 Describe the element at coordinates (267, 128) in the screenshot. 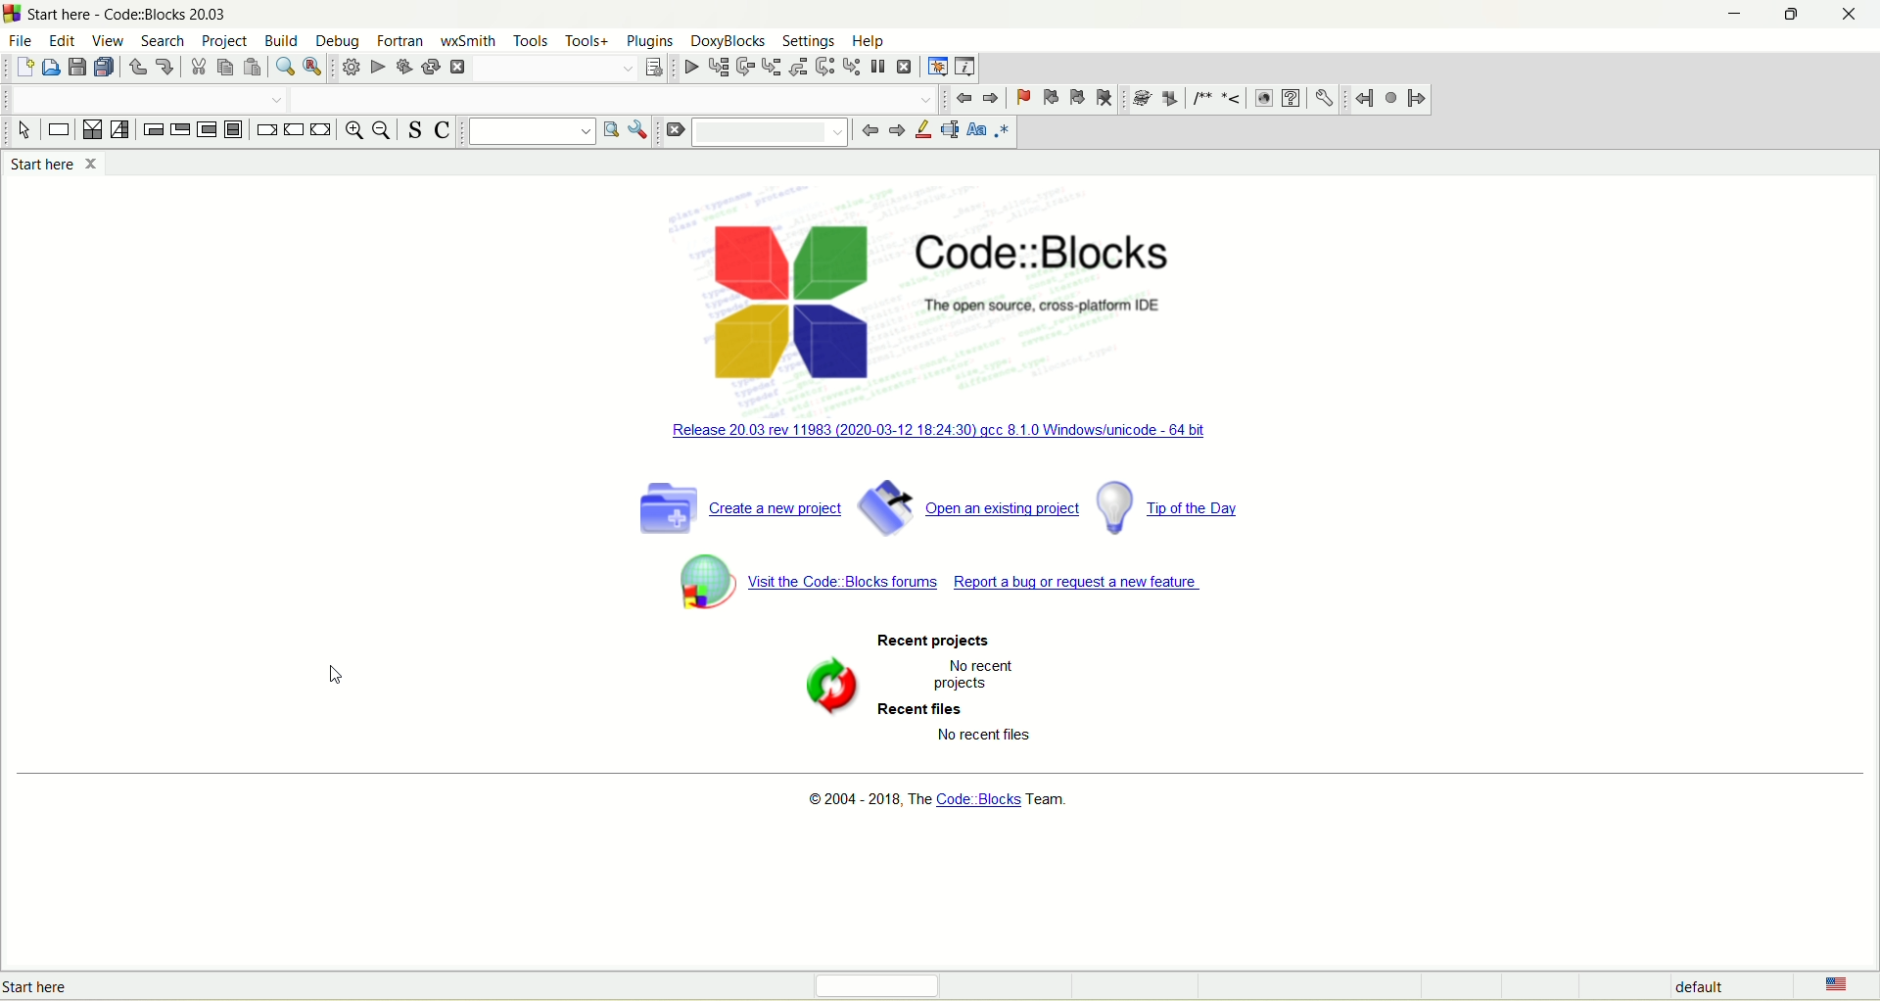

I see `break instruction` at that location.